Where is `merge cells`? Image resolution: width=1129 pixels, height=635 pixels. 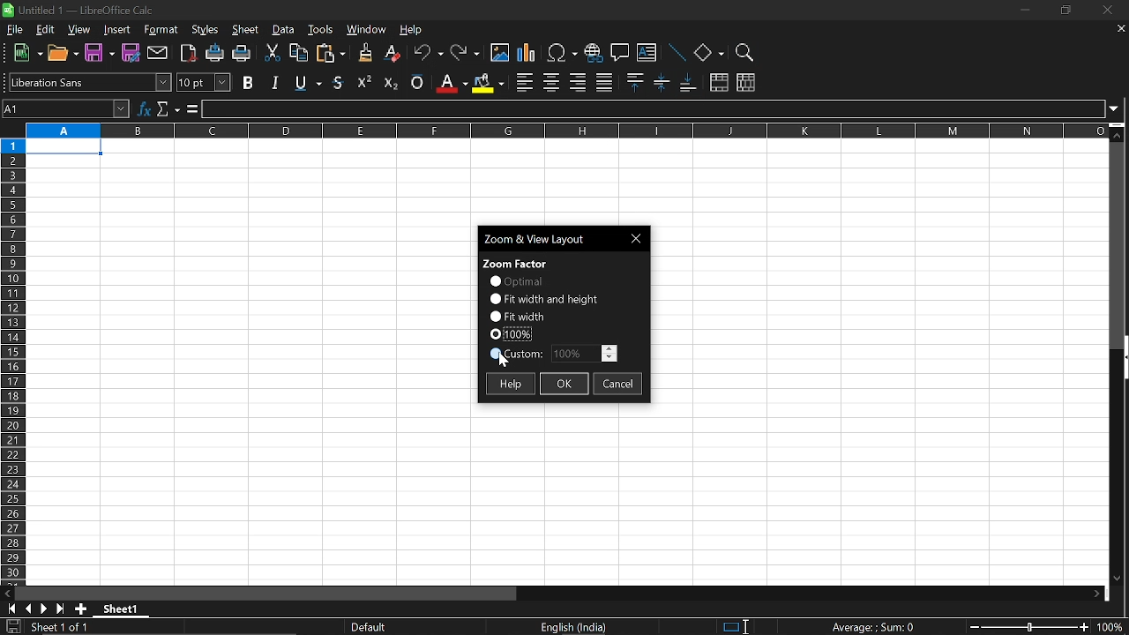
merge cells is located at coordinates (719, 84).